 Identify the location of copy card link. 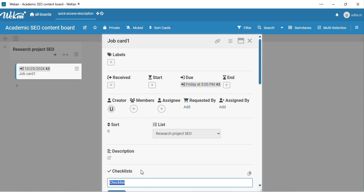
(218, 41).